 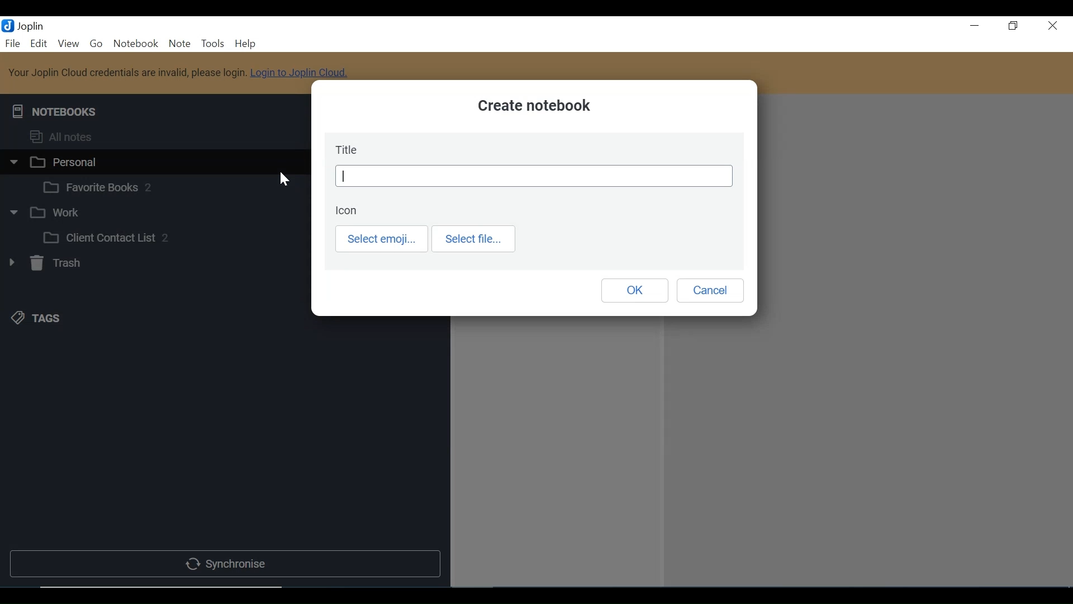 What do you see at coordinates (32, 26) in the screenshot?
I see `Joplin` at bounding box center [32, 26].